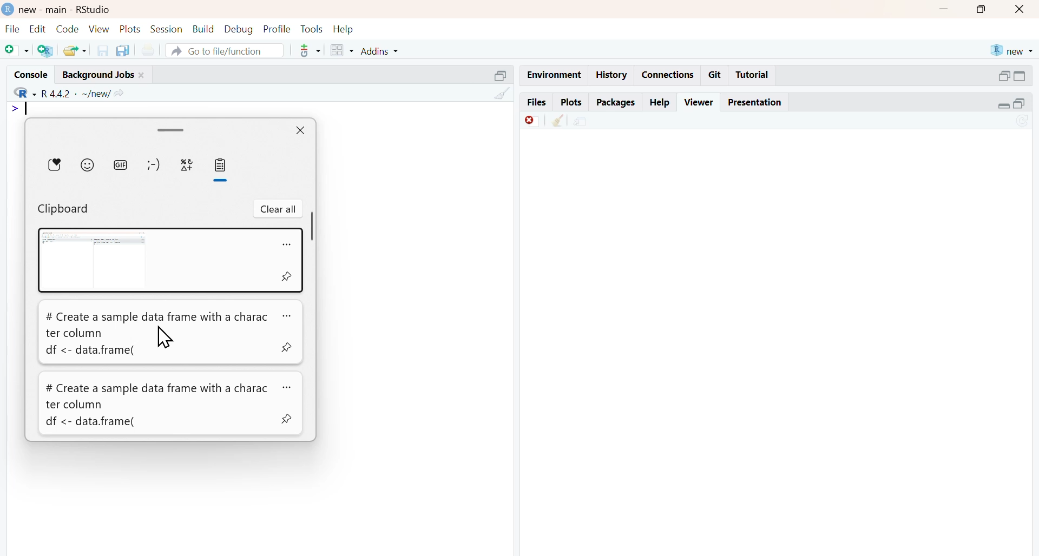  Describe the element at coordinates (76, 94) in the screenshot. I see `R 4.4.2 ~/new/` at that location.